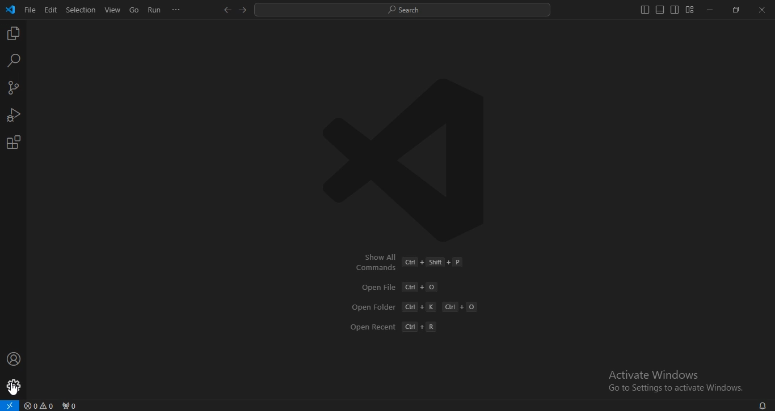 The image size is (775, 411). Describe the element at coordinates (16, 389) in the screenshot. I see `cursor` at that location.